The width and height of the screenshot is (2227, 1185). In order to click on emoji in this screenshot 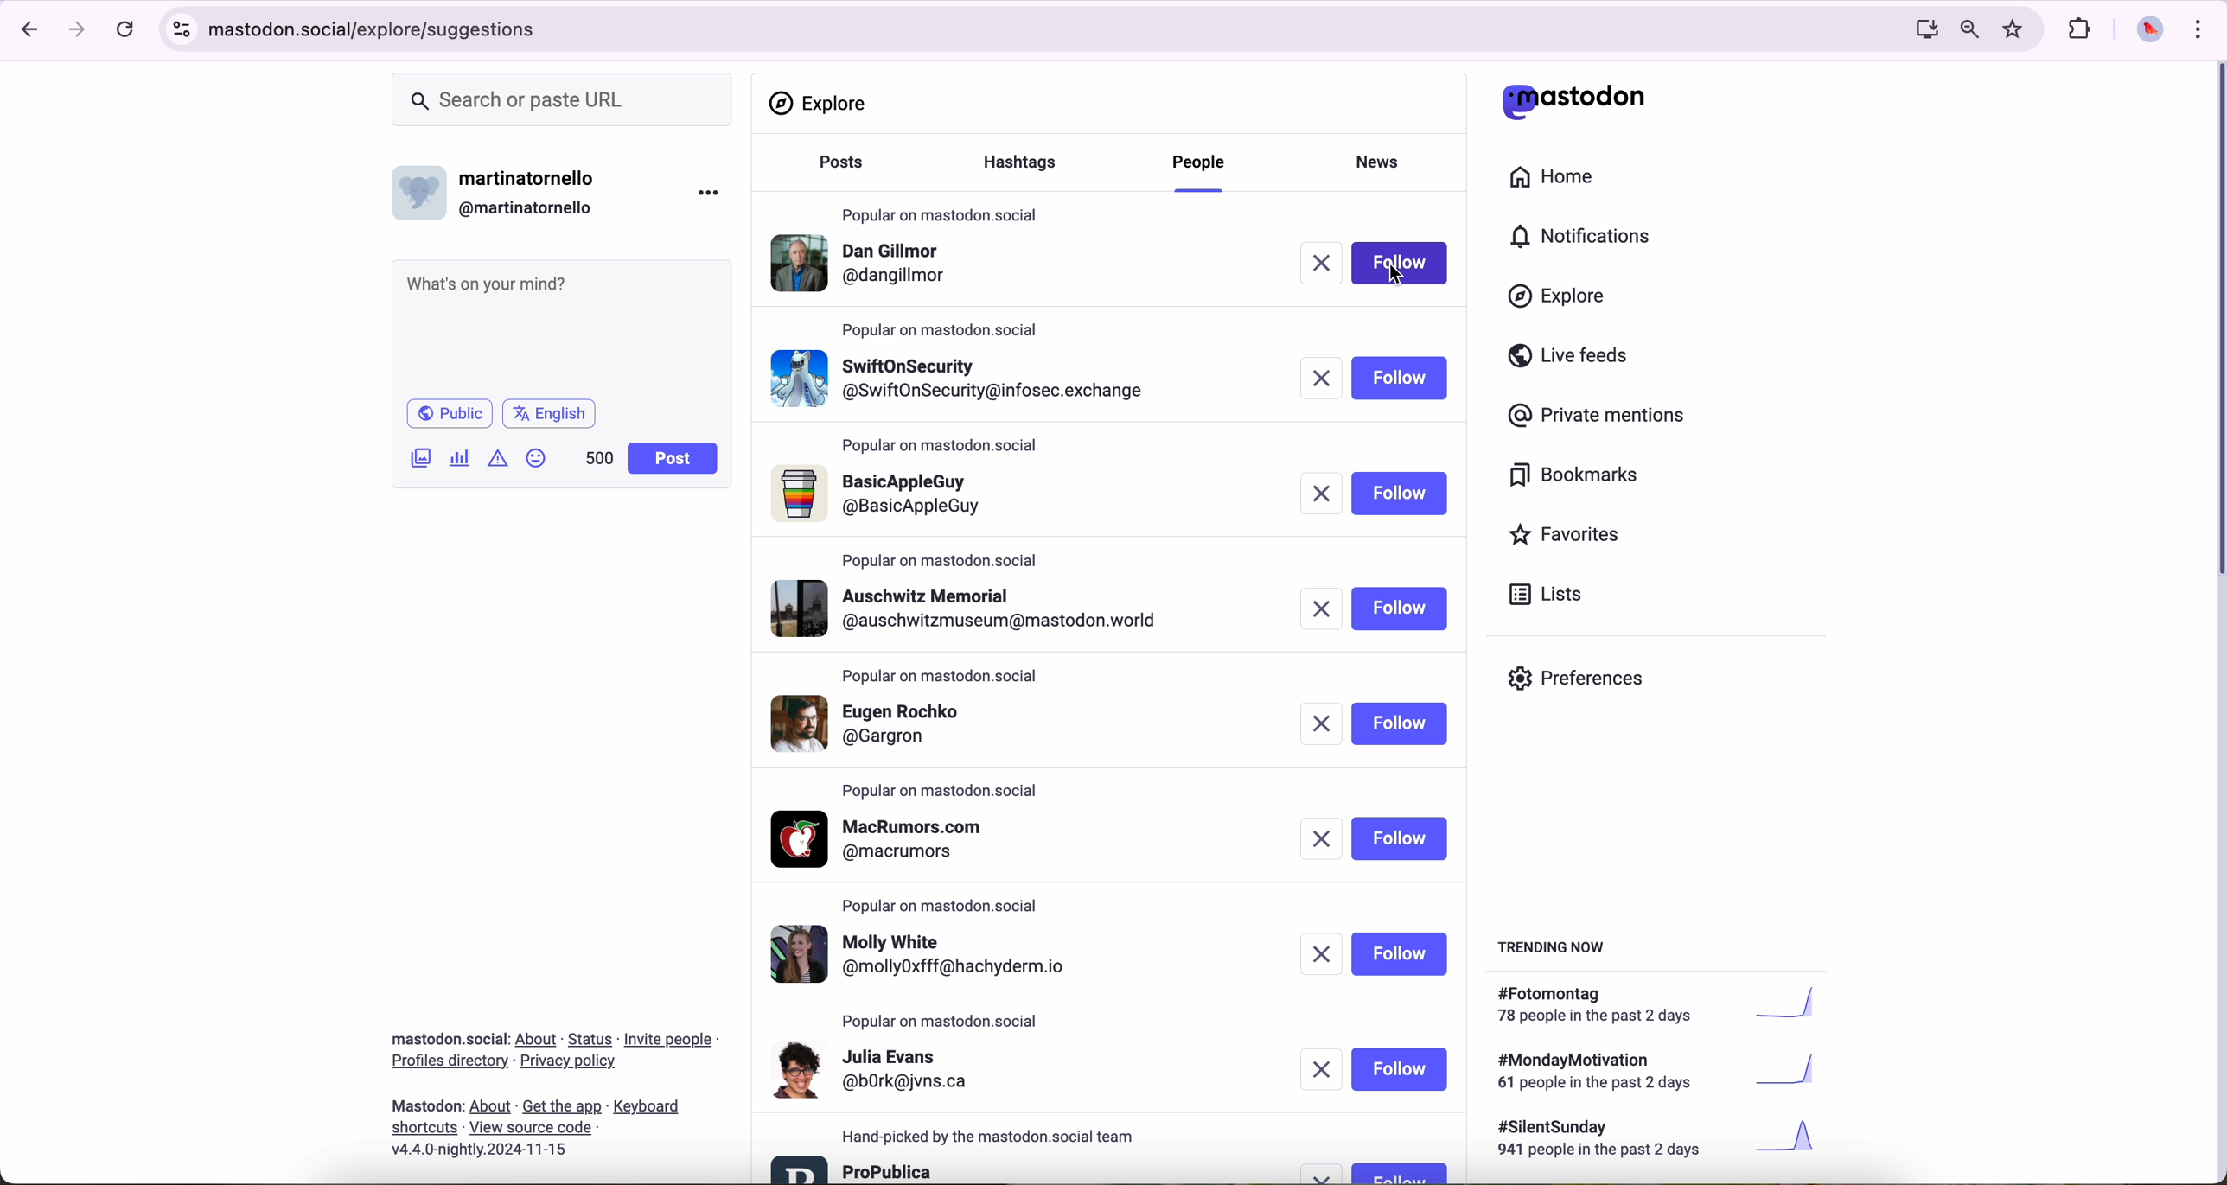, I will do `click(537, 457)`.